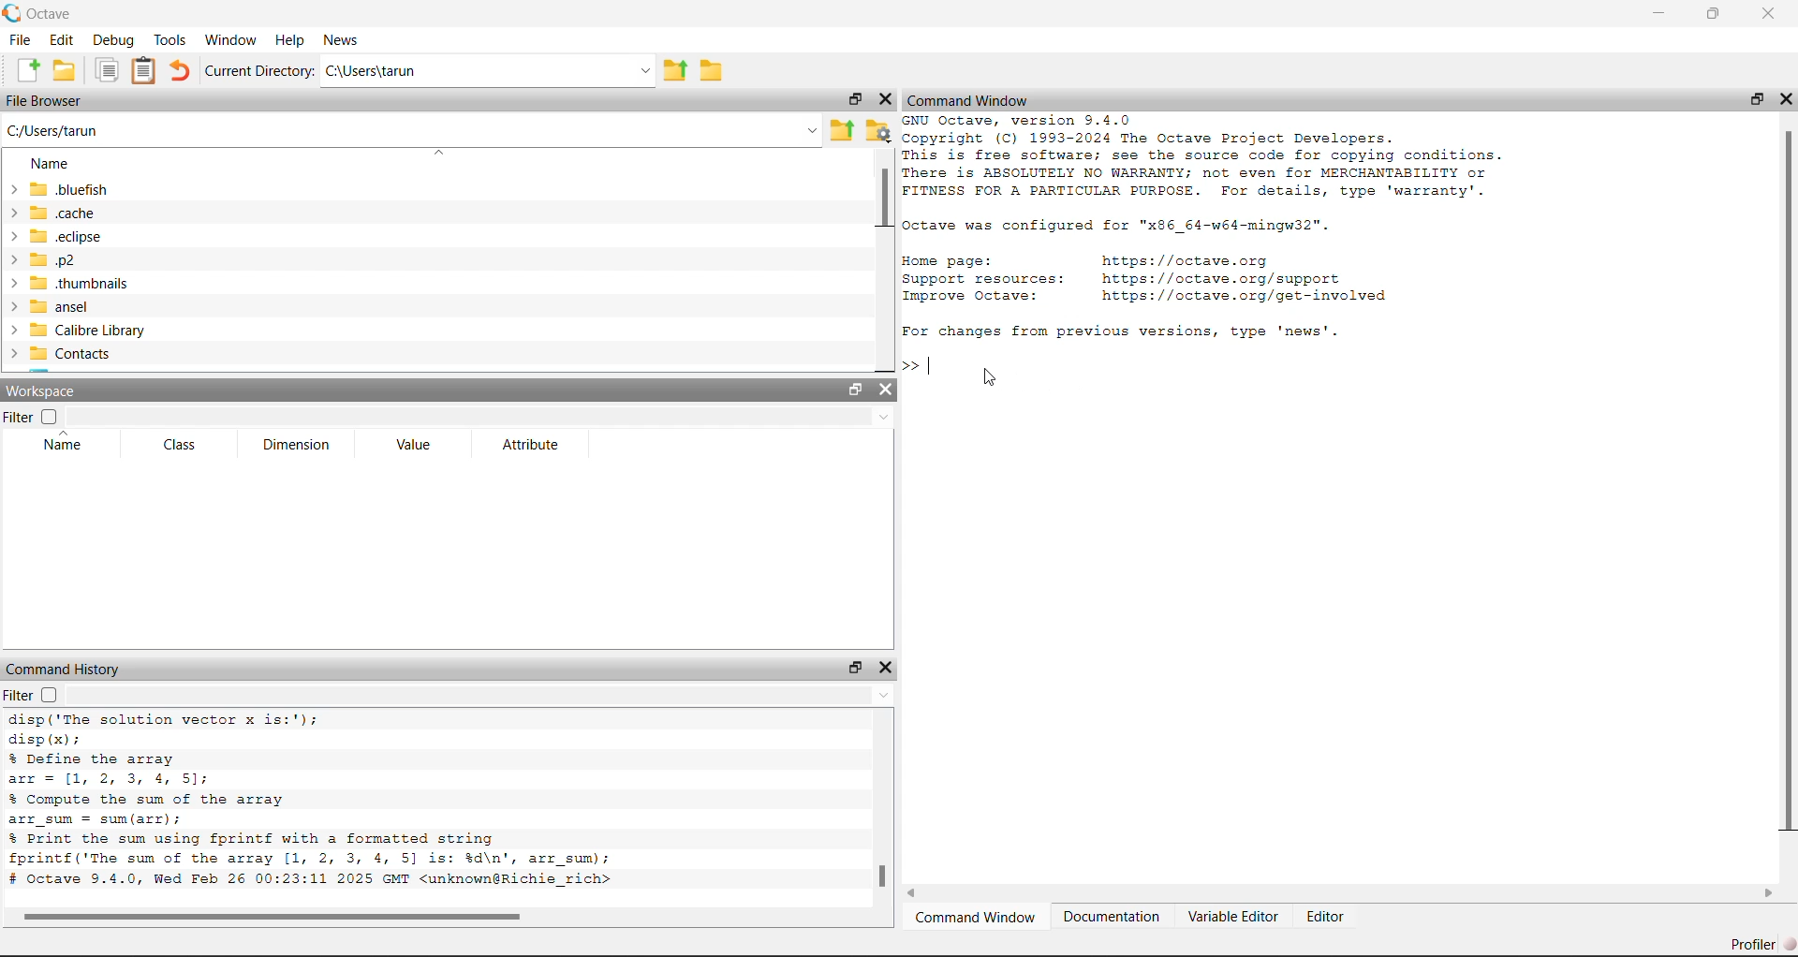 The width and height of the screenshot is (1798, 957). What do you see at coordinates (65, 71) in the screenshot?
I see `open an existing file in directory` at bounding box center [65, 71].